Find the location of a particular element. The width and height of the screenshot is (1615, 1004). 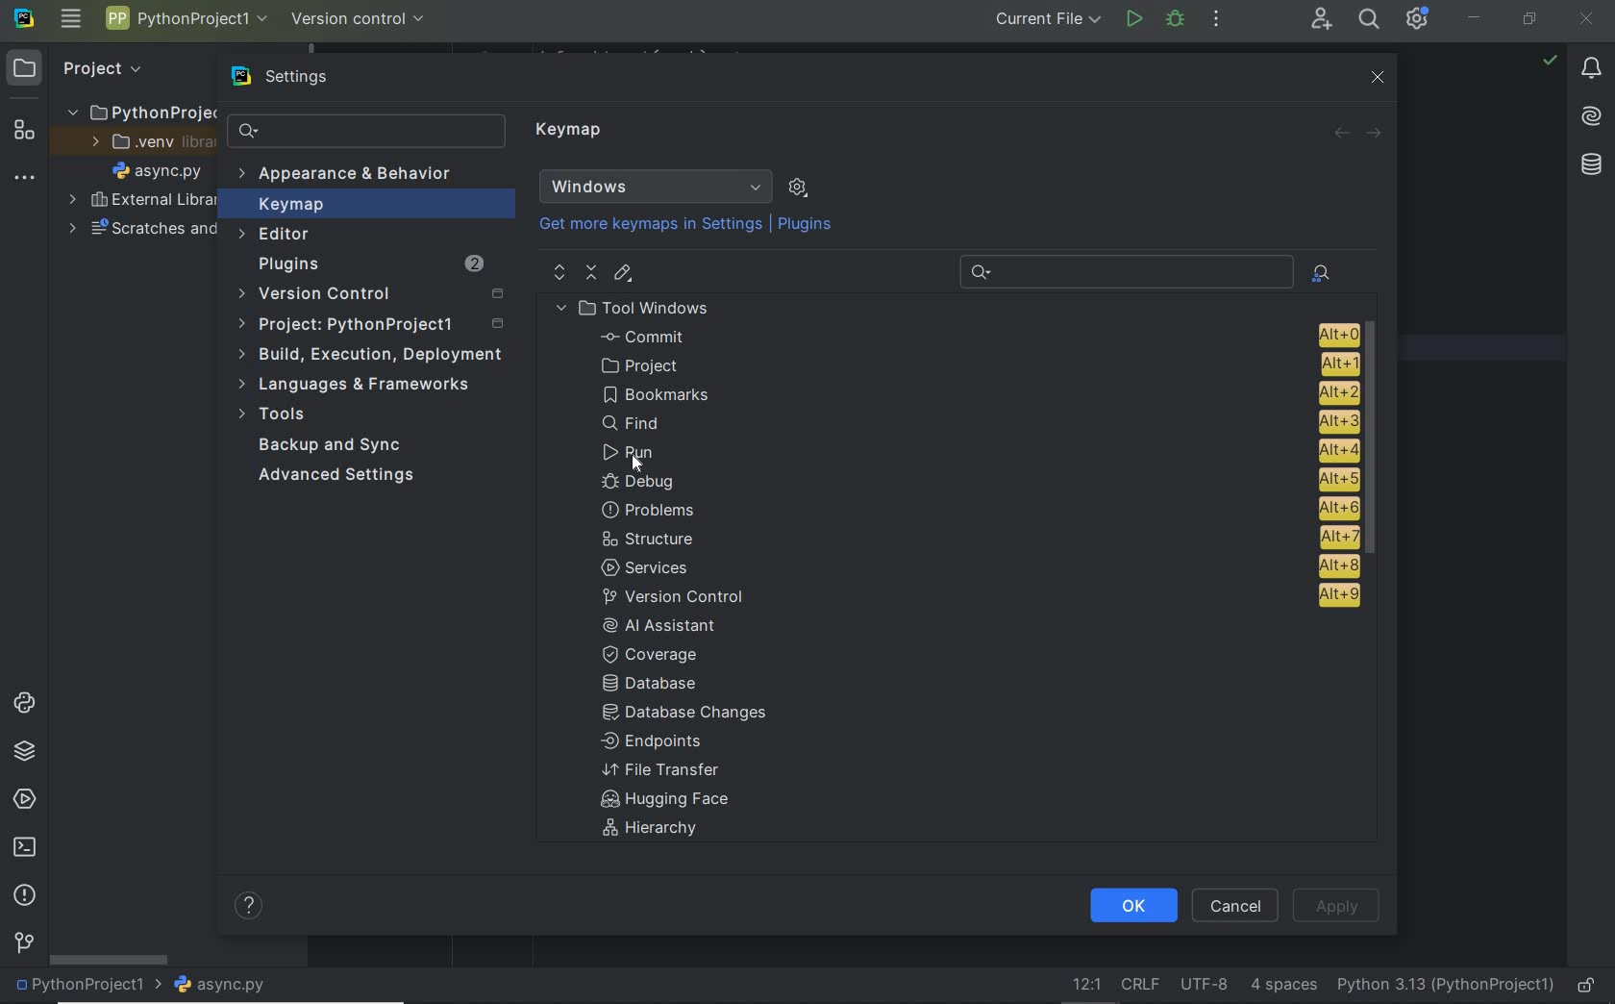

Cancel is located at coordinates (1238, 905).